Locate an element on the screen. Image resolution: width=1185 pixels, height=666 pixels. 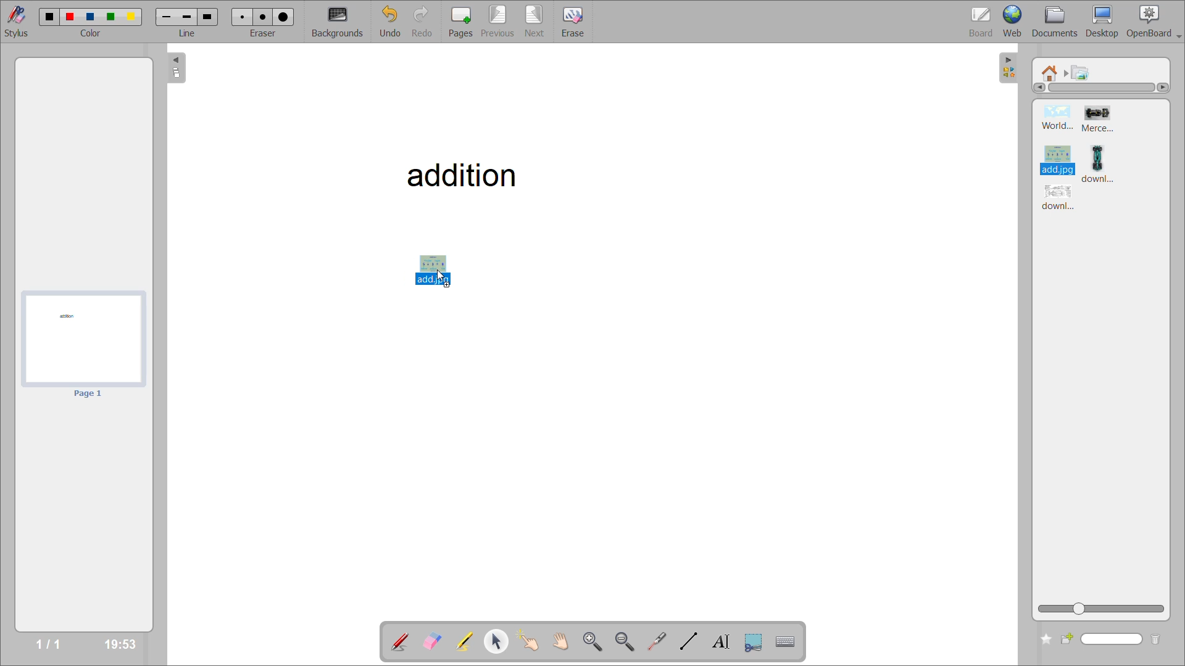
color 1 is located at coordinates (51, 17).